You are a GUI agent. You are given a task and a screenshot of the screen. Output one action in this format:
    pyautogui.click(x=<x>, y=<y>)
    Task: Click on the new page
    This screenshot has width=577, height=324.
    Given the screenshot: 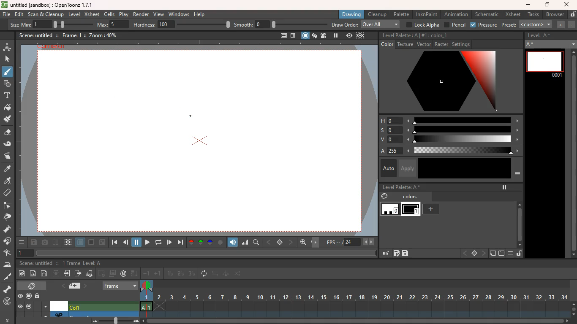 What is the action you would take?
    pyautogui.click(x=493, y=254)
    